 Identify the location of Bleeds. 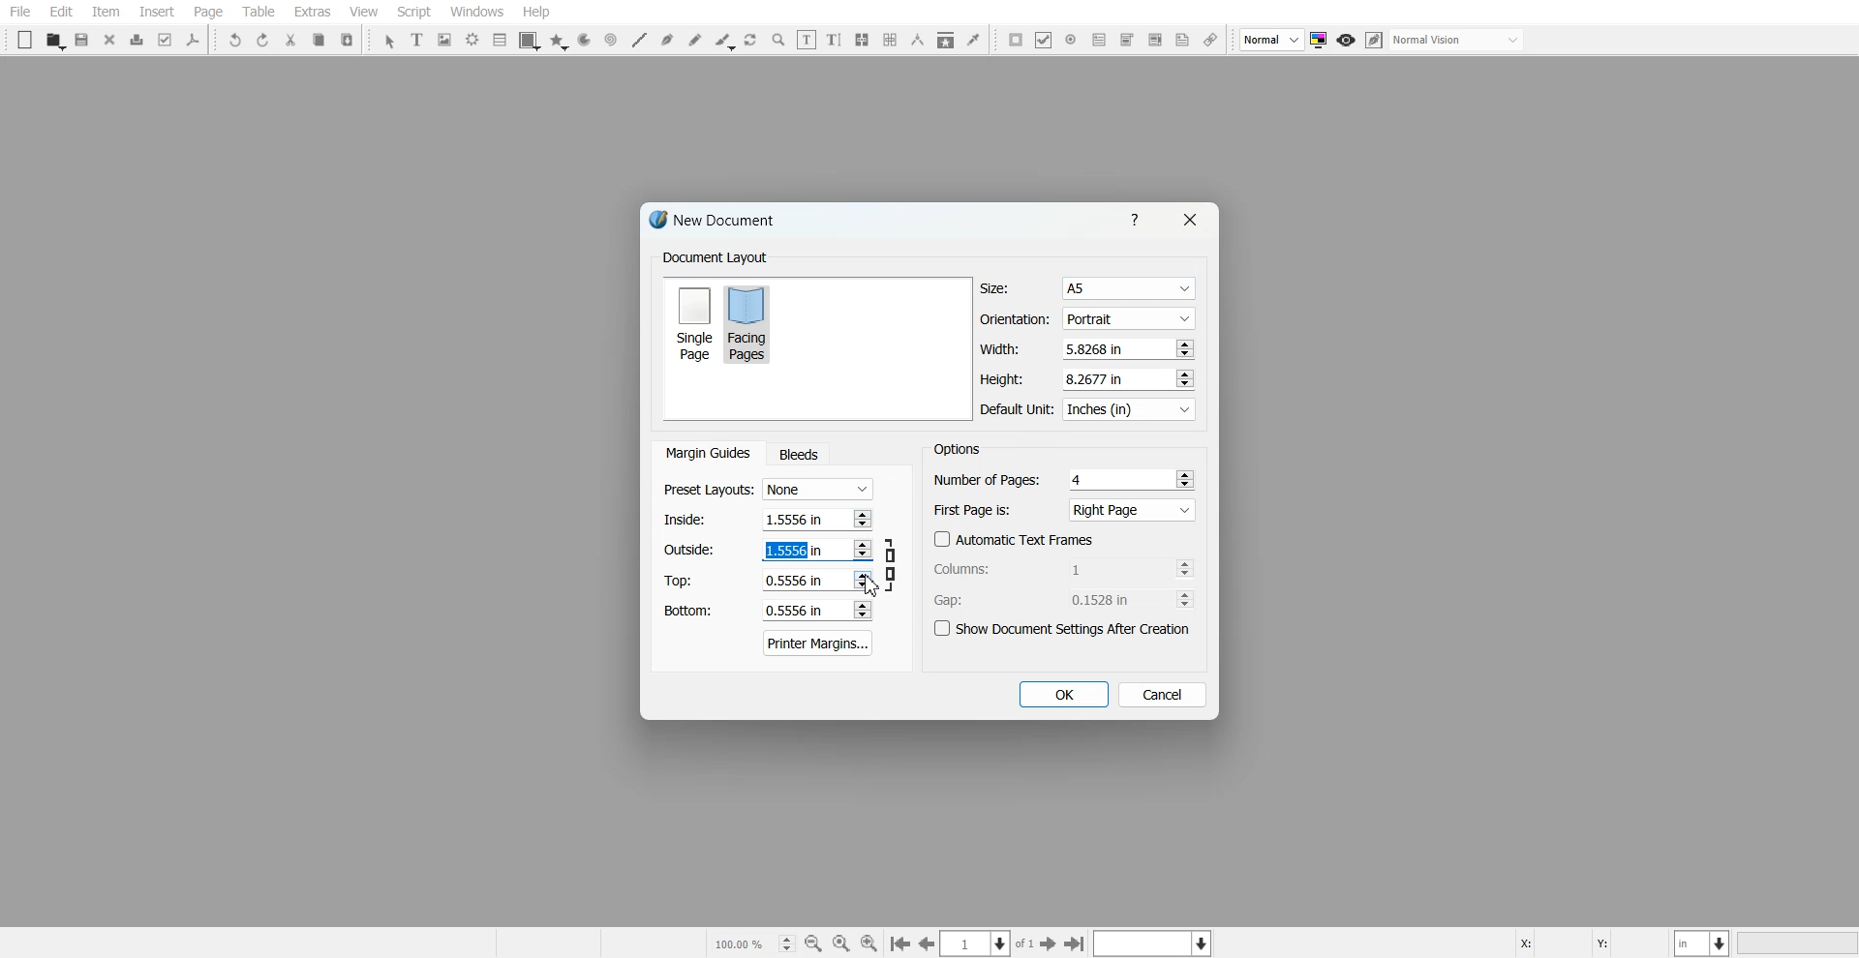
(798, 454).